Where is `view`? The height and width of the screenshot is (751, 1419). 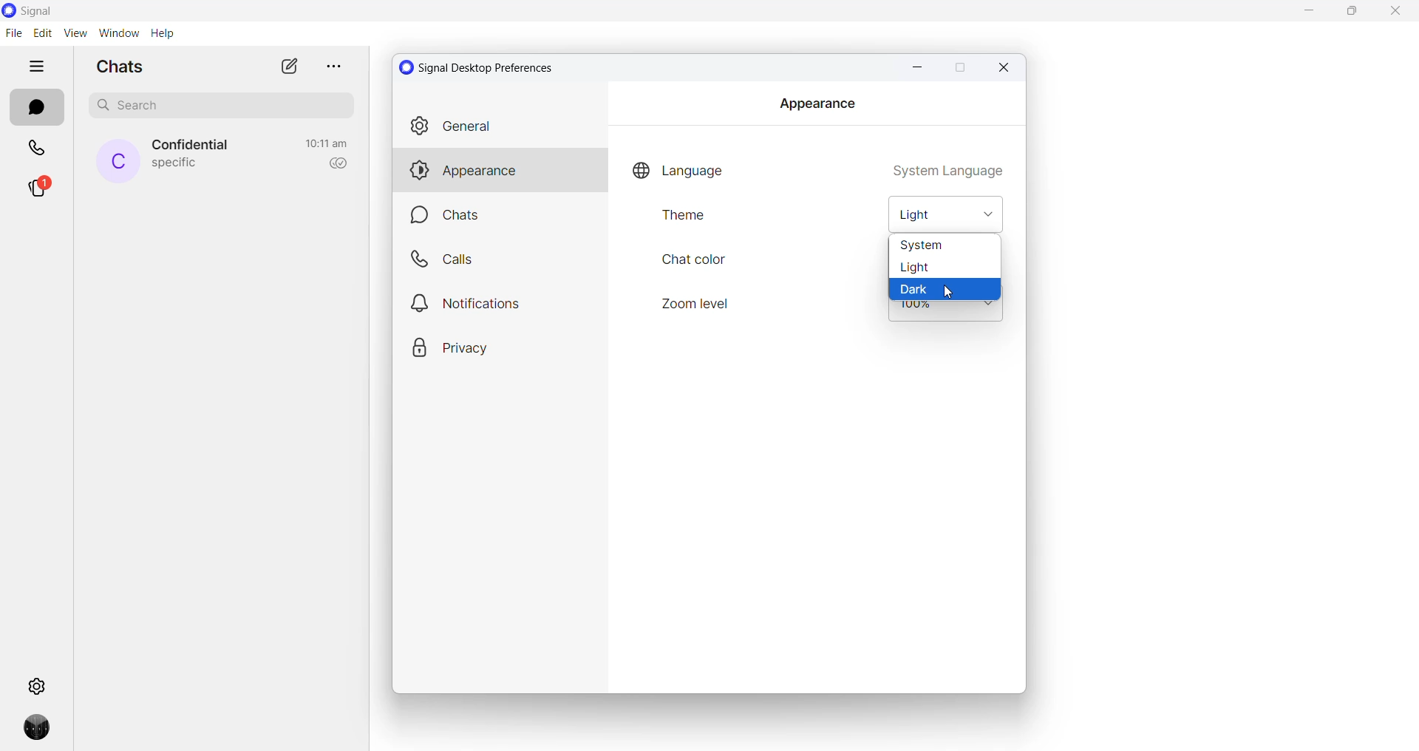
view is located at coordinates (75, 33).